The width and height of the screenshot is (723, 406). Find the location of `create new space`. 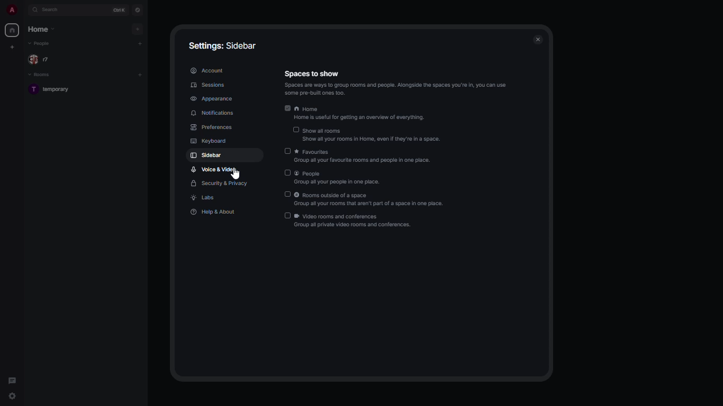

create new space is located at coordinates (12, 47).